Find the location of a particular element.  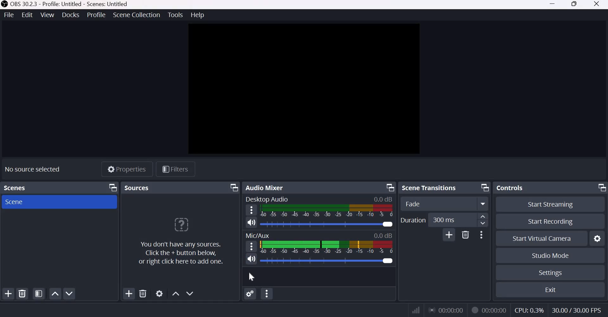

Controls is located at coordinates (509, 188).